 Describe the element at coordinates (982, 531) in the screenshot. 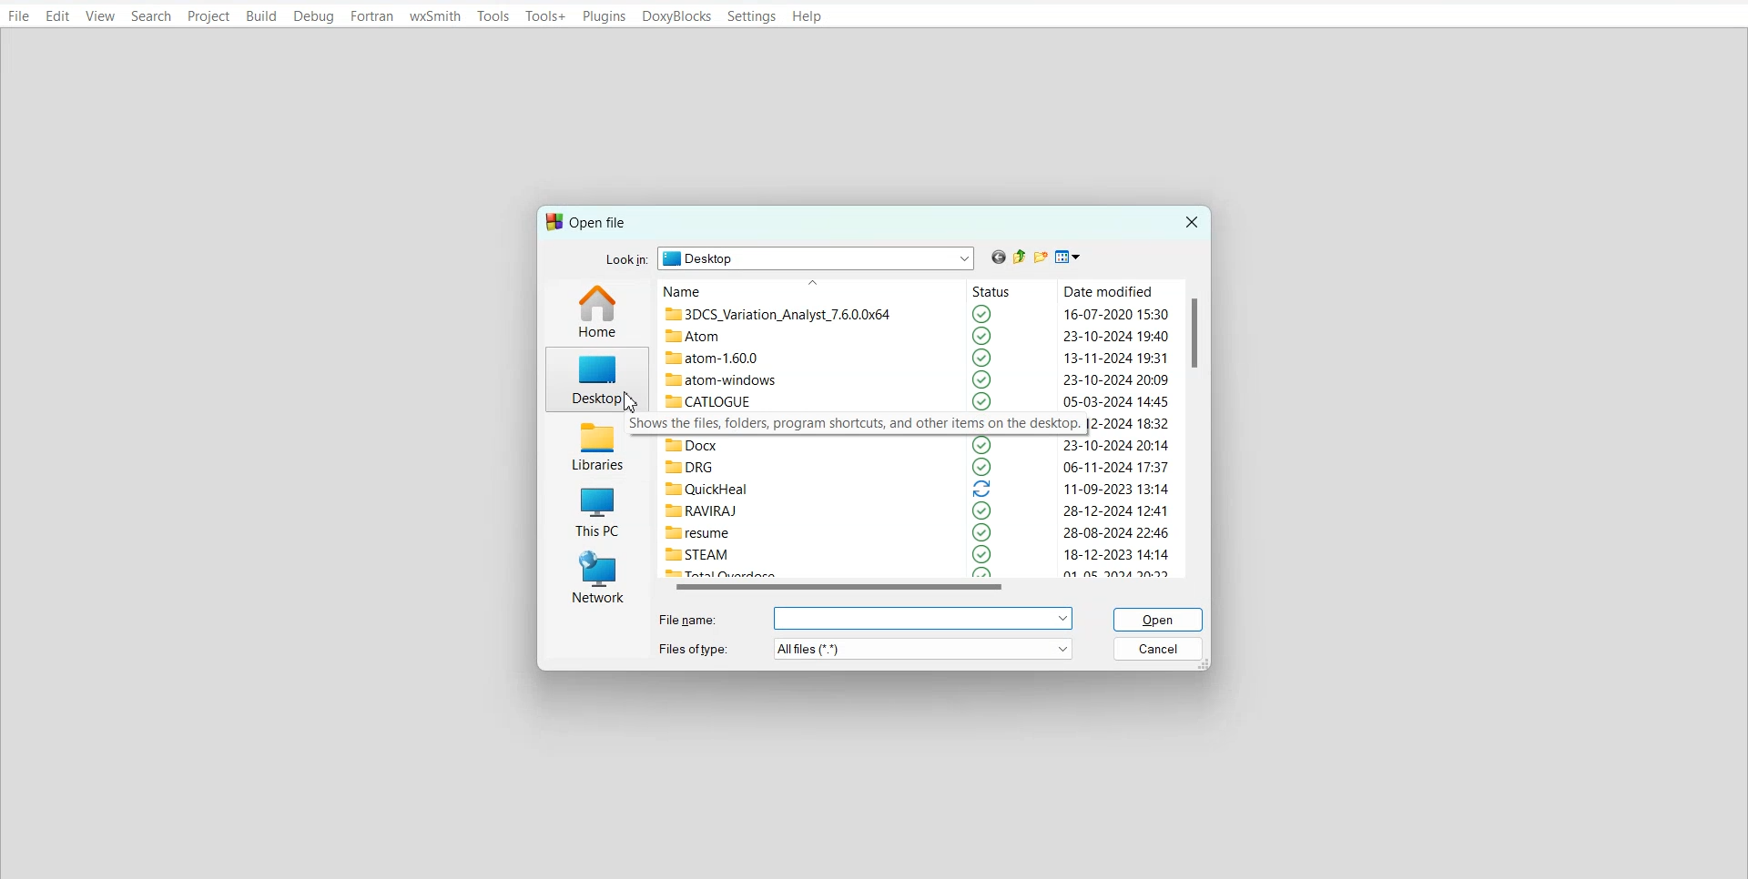

I see `selected logo` at that location.